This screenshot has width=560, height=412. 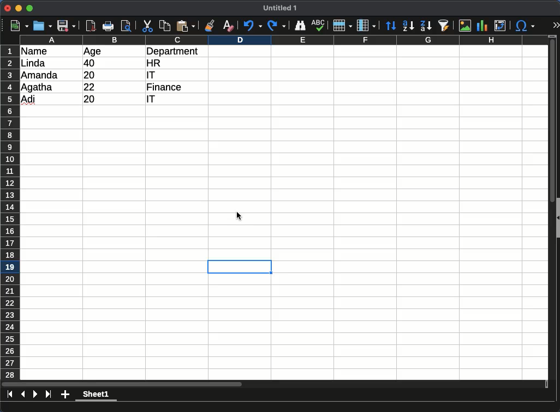 I want to click on copy, so click(x=165, y=26).